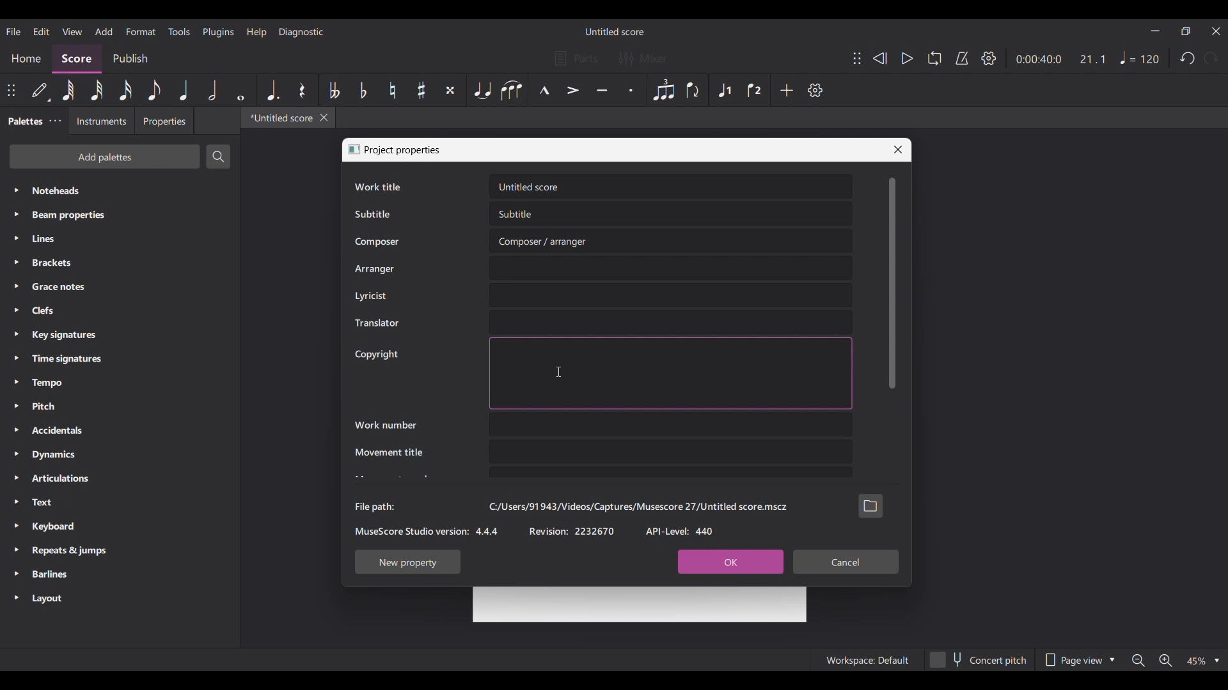 The height and width of the screenshot is (690, 1228). What do you see at coordinates (164, 121) in the screenshot?
I see `Properties` at bounding box center [164, 121].